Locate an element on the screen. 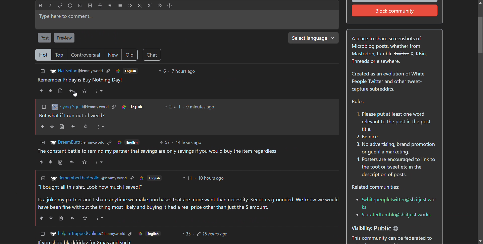 The height and width of the screenshot is (244, 483). username is located at coordinates (85, 107).